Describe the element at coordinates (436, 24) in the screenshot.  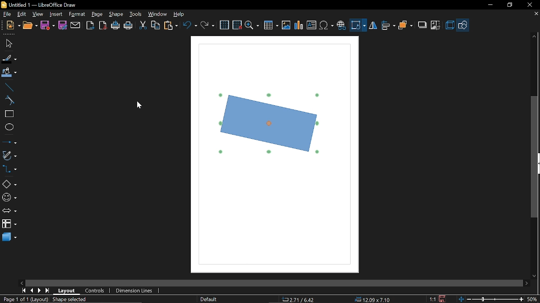
I see `crop` at that location.